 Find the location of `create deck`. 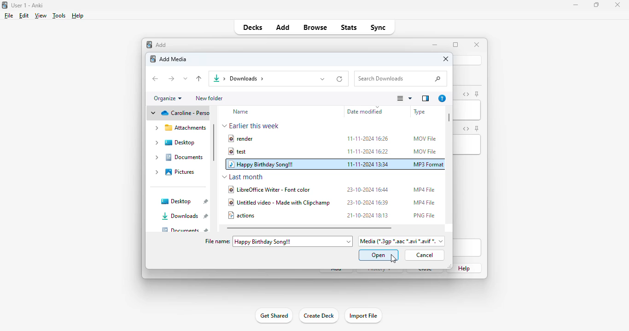

create deck is located at coordinates (318, 316).